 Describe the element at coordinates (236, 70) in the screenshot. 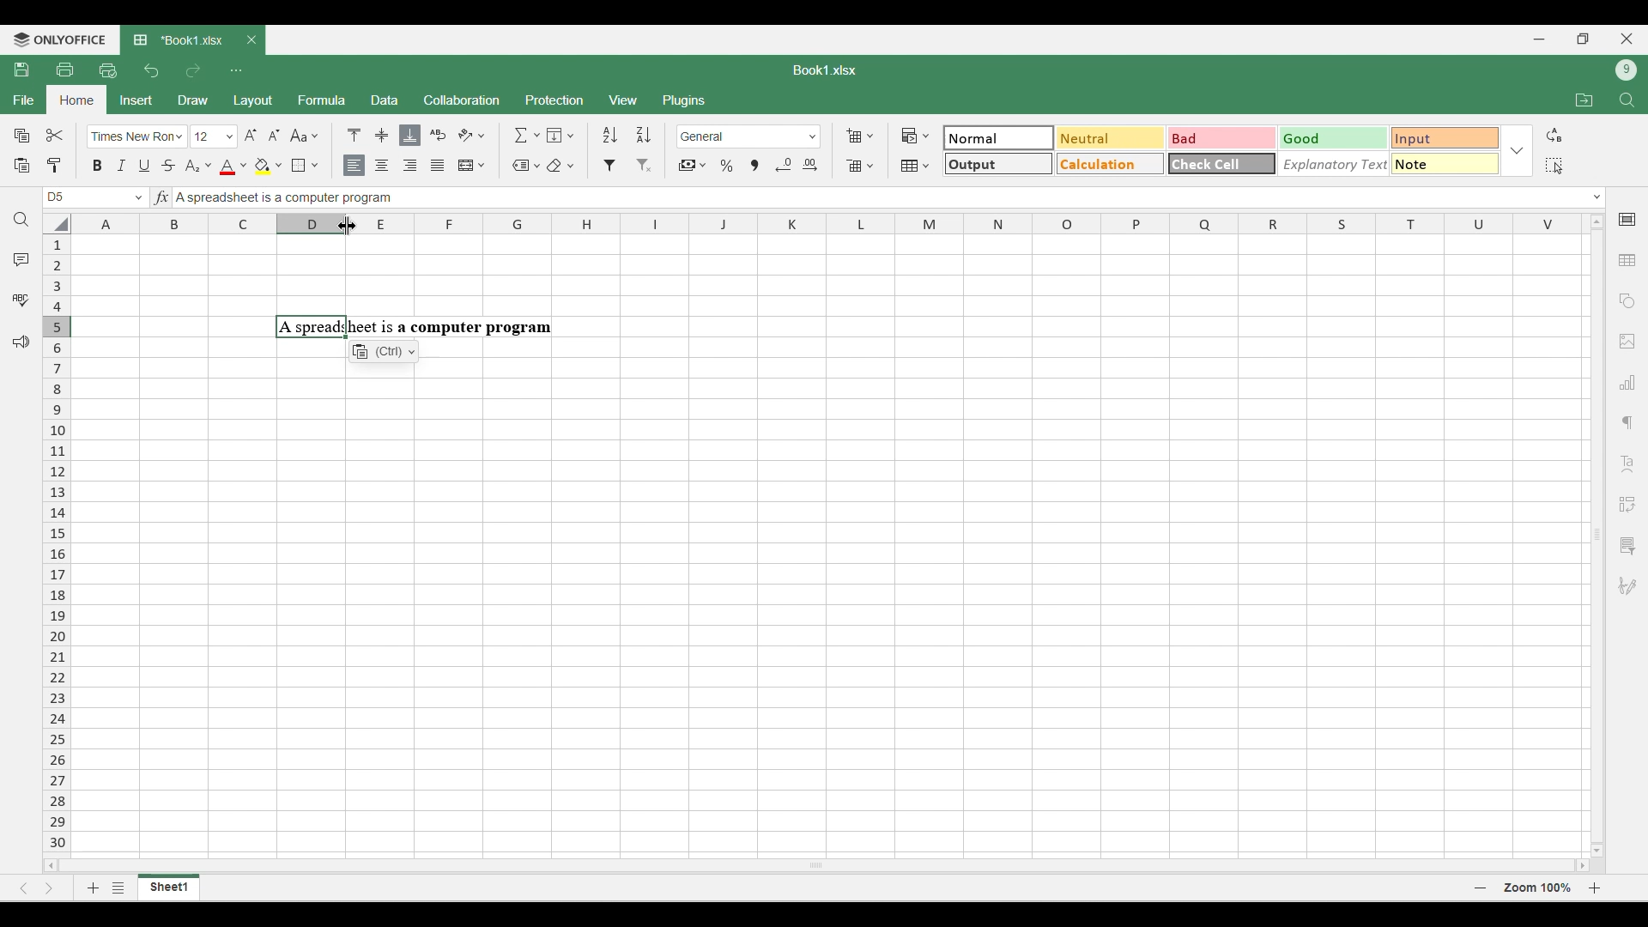

I see `Customize quick access toolbar` at that location.